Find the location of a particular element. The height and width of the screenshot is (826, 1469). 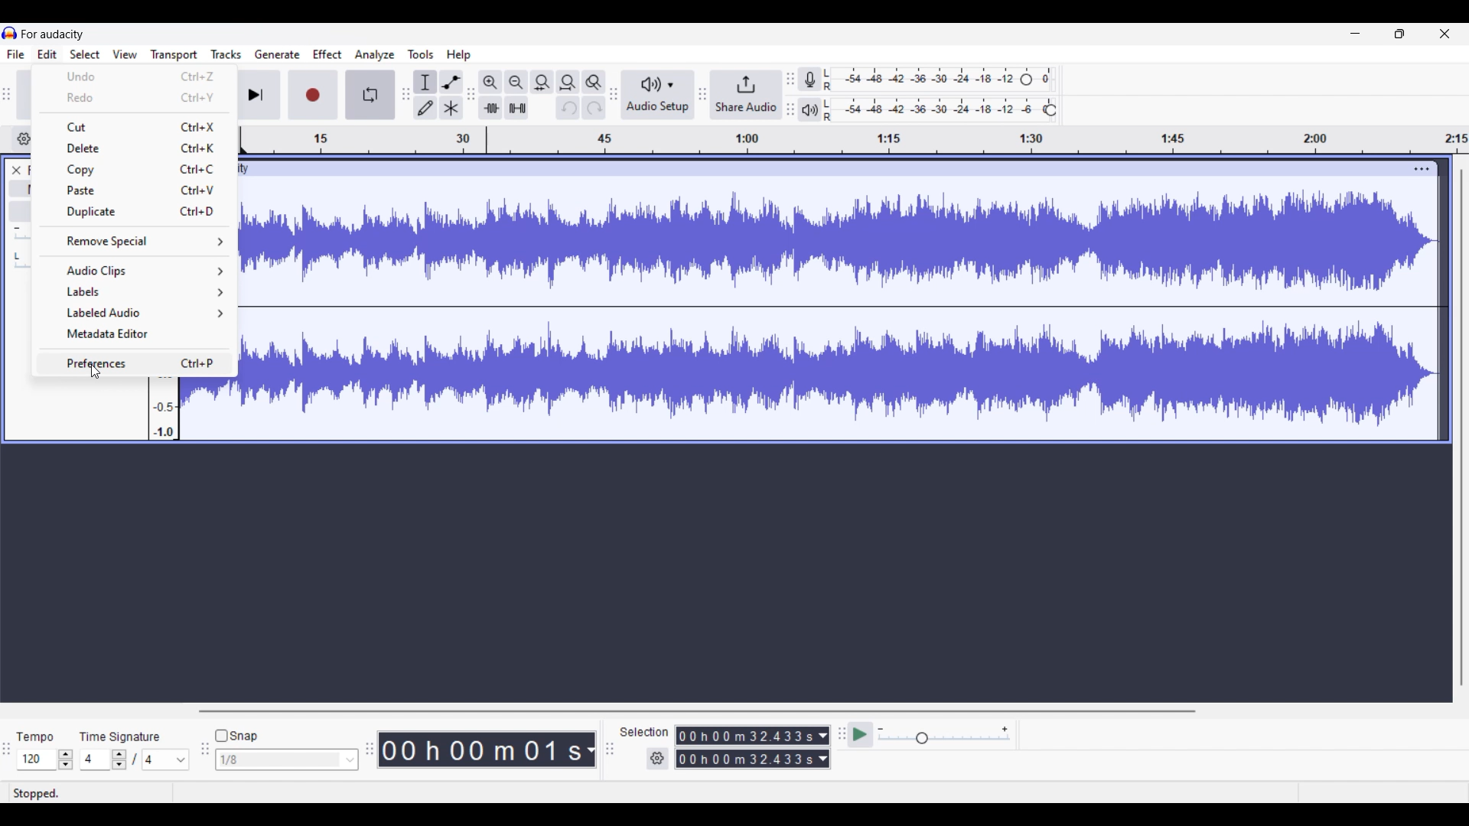

Indicates time signature settings is located at coordinates (120, 737).